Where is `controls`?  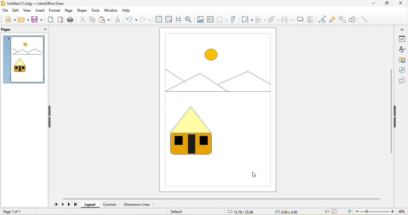
controls is located at coordinates (110, 204).